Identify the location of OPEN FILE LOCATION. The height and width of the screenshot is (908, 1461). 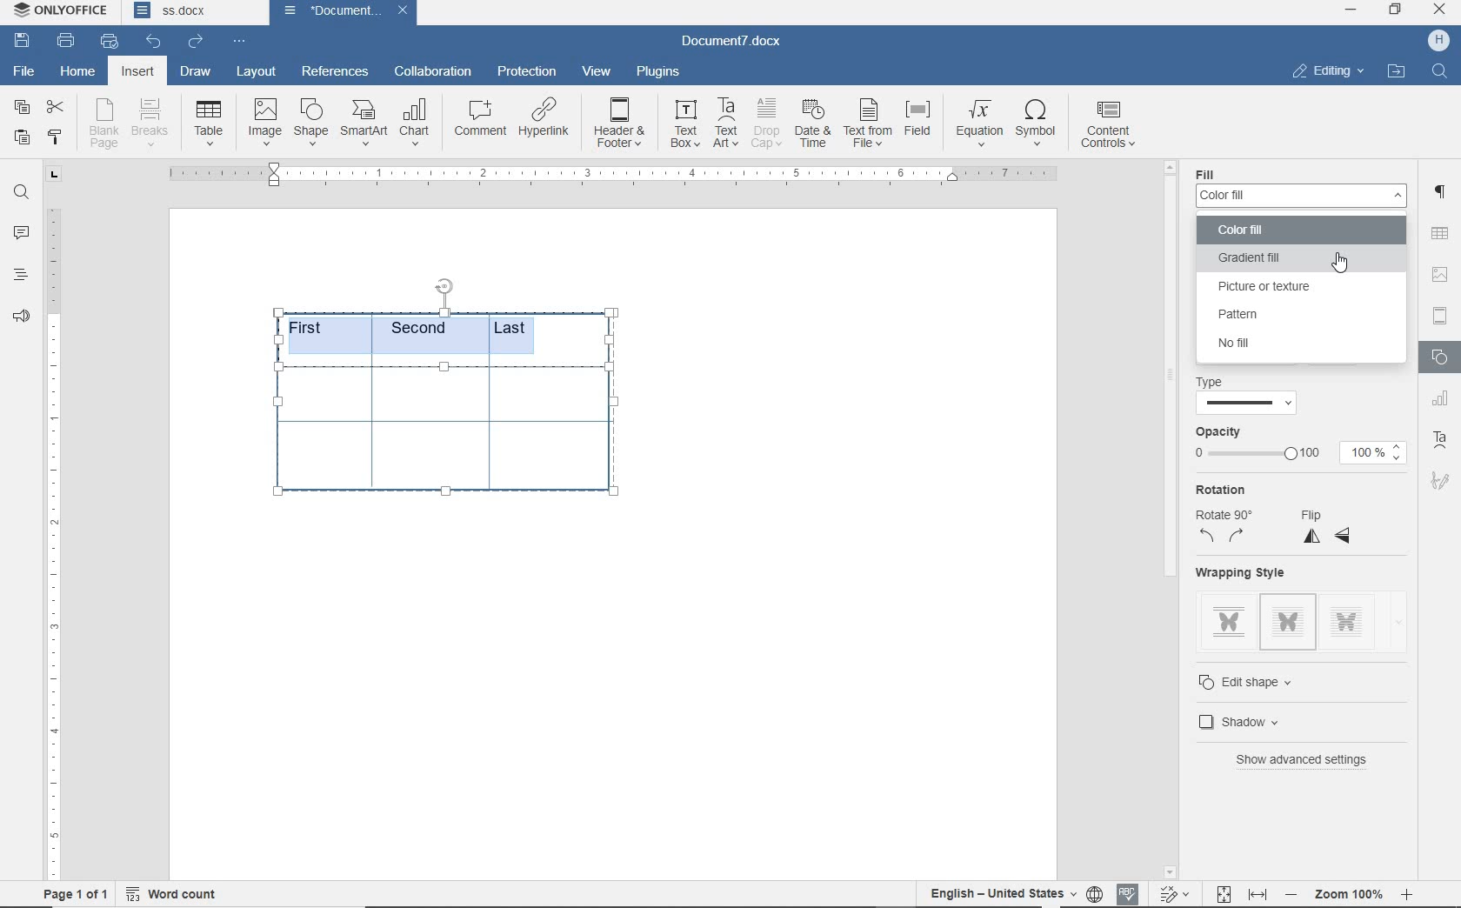
(1398, 71).